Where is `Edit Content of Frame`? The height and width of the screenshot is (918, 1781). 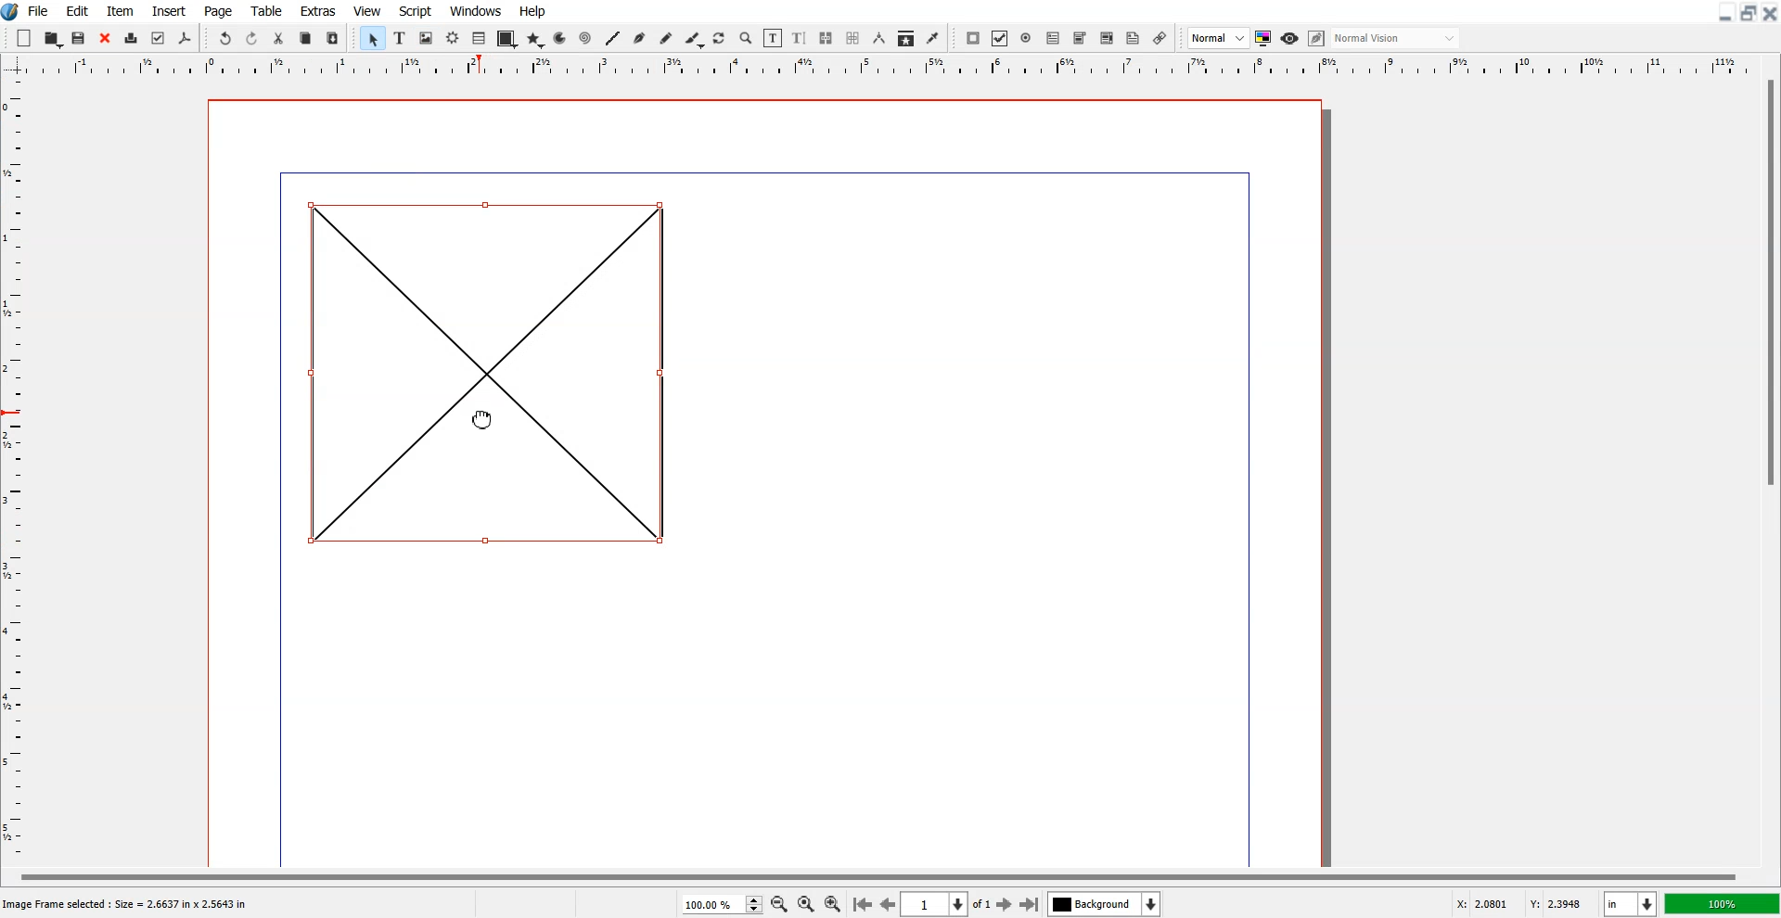 Edit Content of Frame is located at coordinates (774, 38).